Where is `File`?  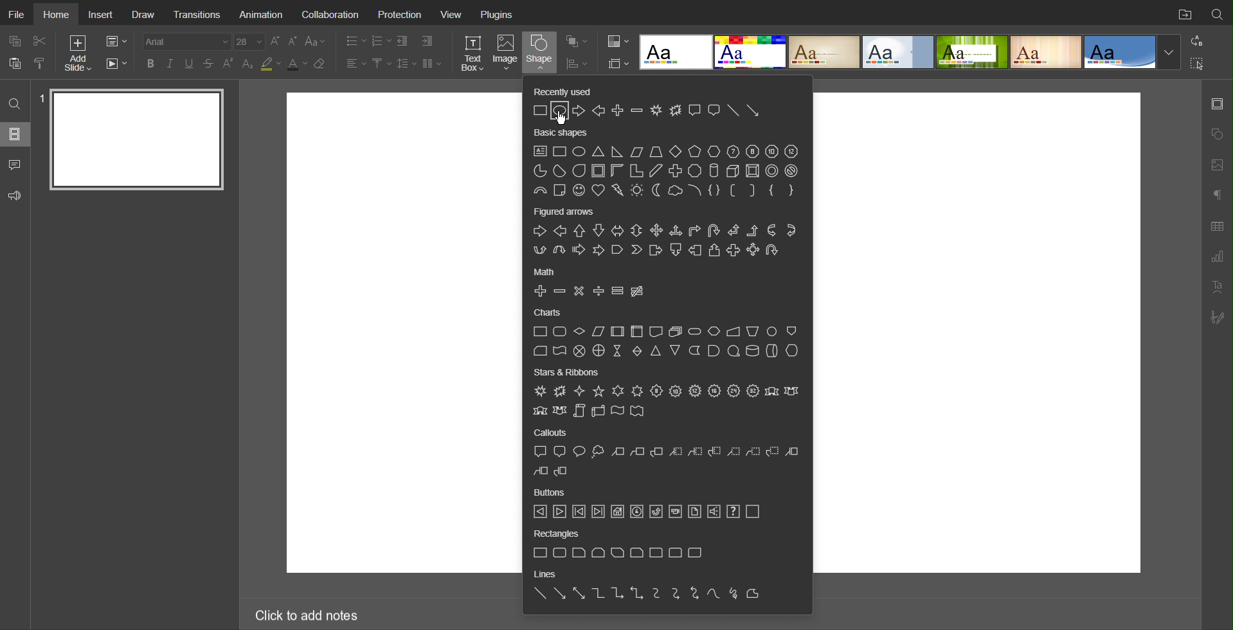 File is located at coordinates (15, 12).